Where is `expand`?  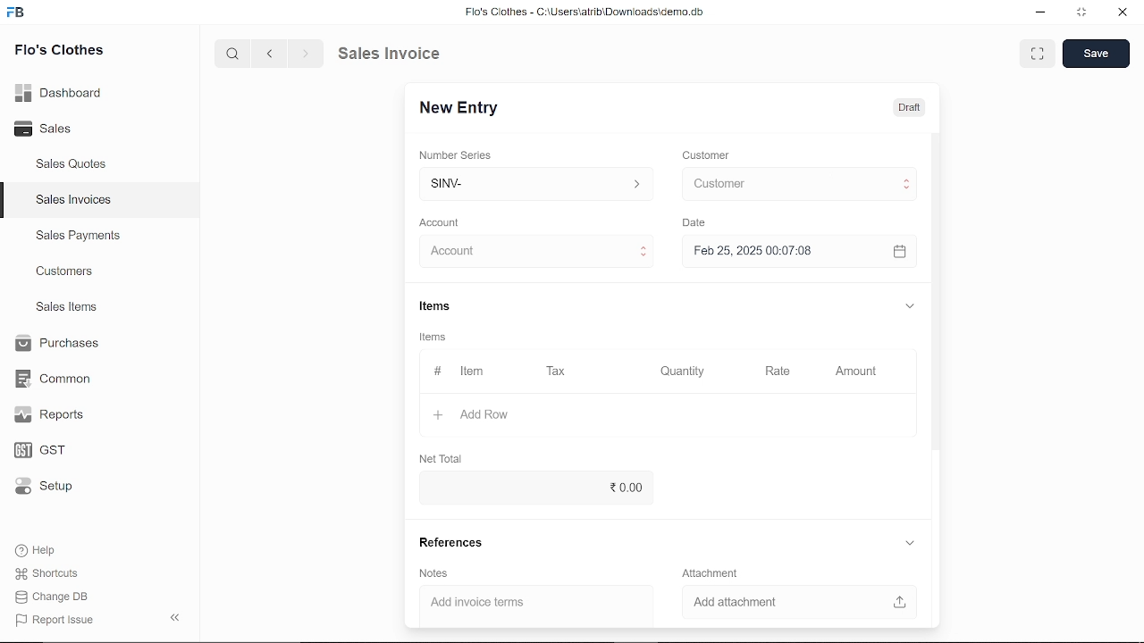
expand is located at coordinates (1039, 54).